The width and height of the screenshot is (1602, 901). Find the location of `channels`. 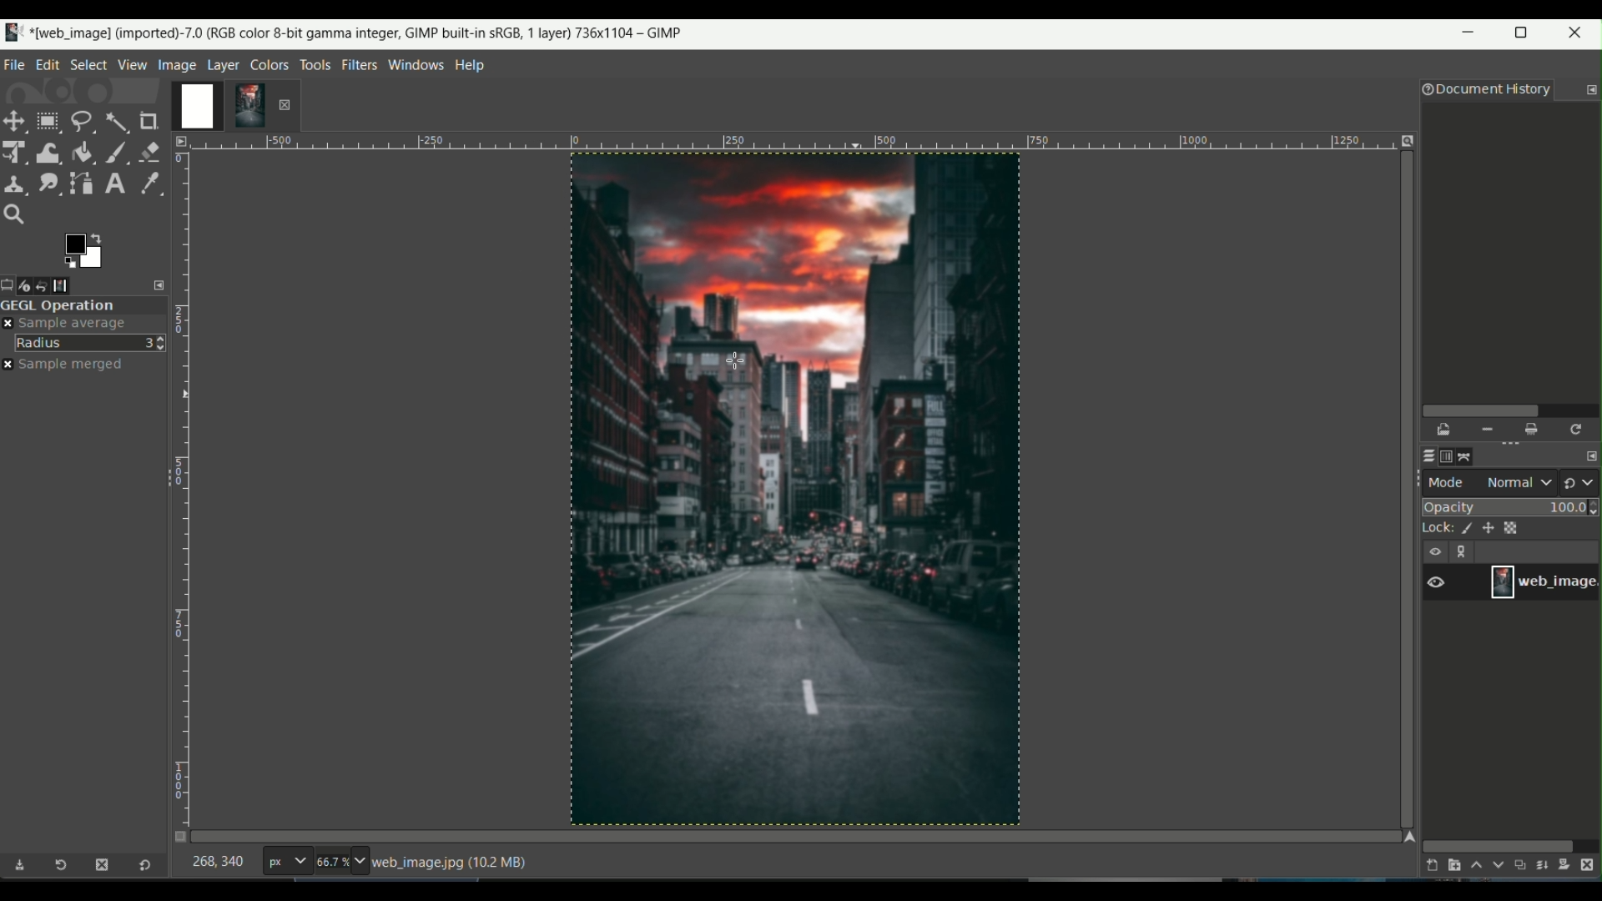

channels is located at coordinates (1448, 456).